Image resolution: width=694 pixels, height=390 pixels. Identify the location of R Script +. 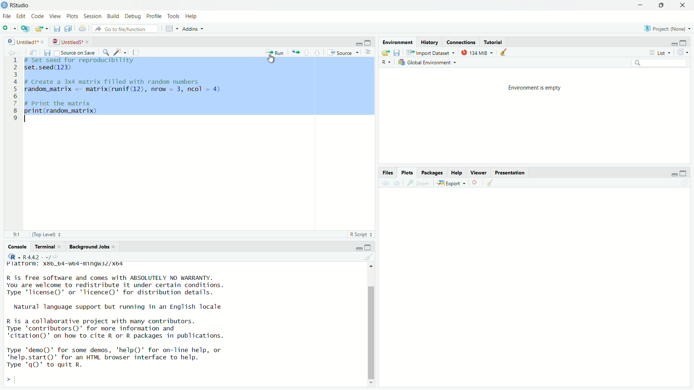
(360, 234).